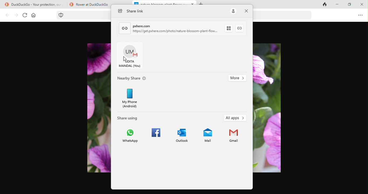  Describe the element at coordinates (39, 5) in the screenshot. I see `DuckDuckGo - Your protection, our priority` at that location.